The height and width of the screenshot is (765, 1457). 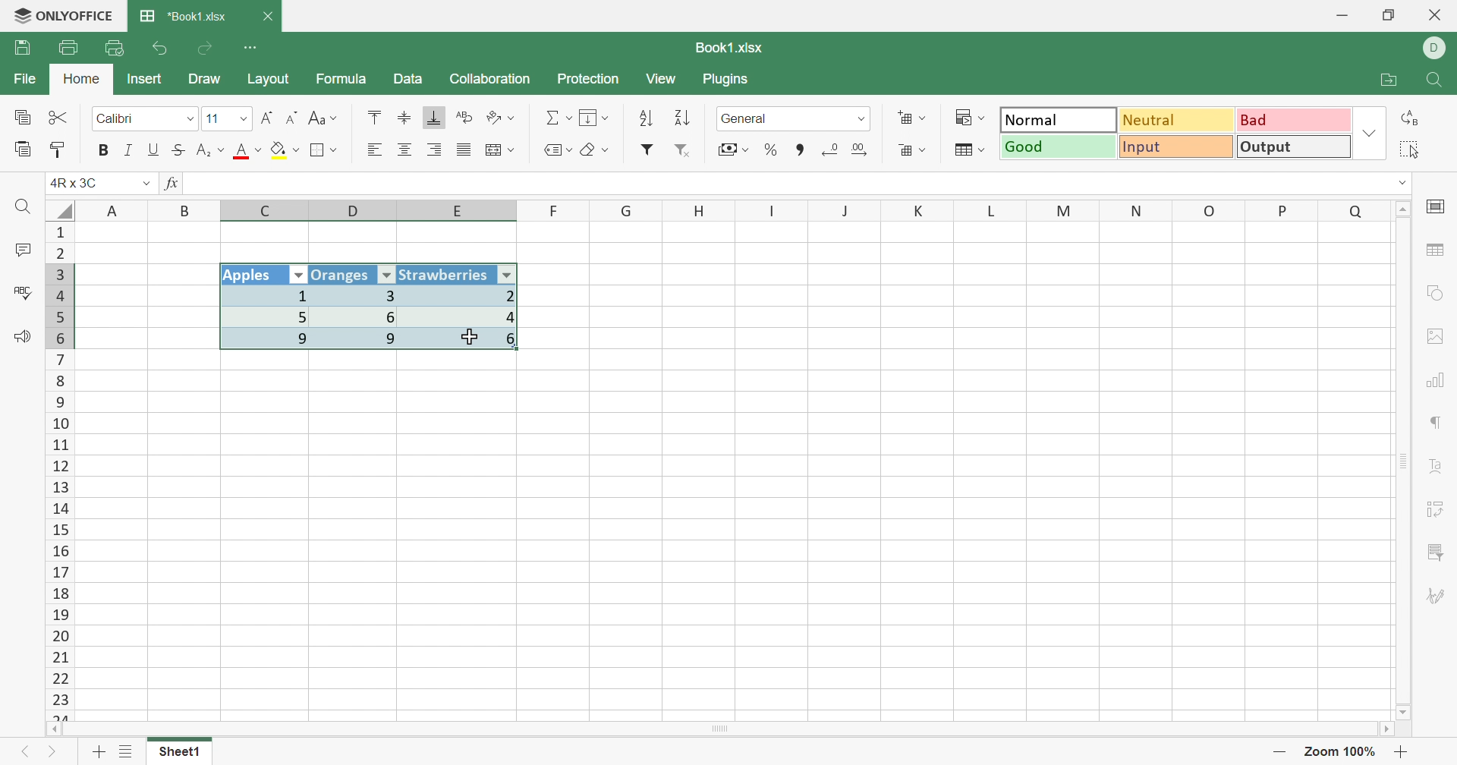 I want to click on Home, so click(x=81, y=80).